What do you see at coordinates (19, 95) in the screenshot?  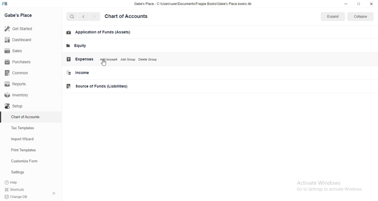 I see `Inventory` at bounding box center [19, 95].